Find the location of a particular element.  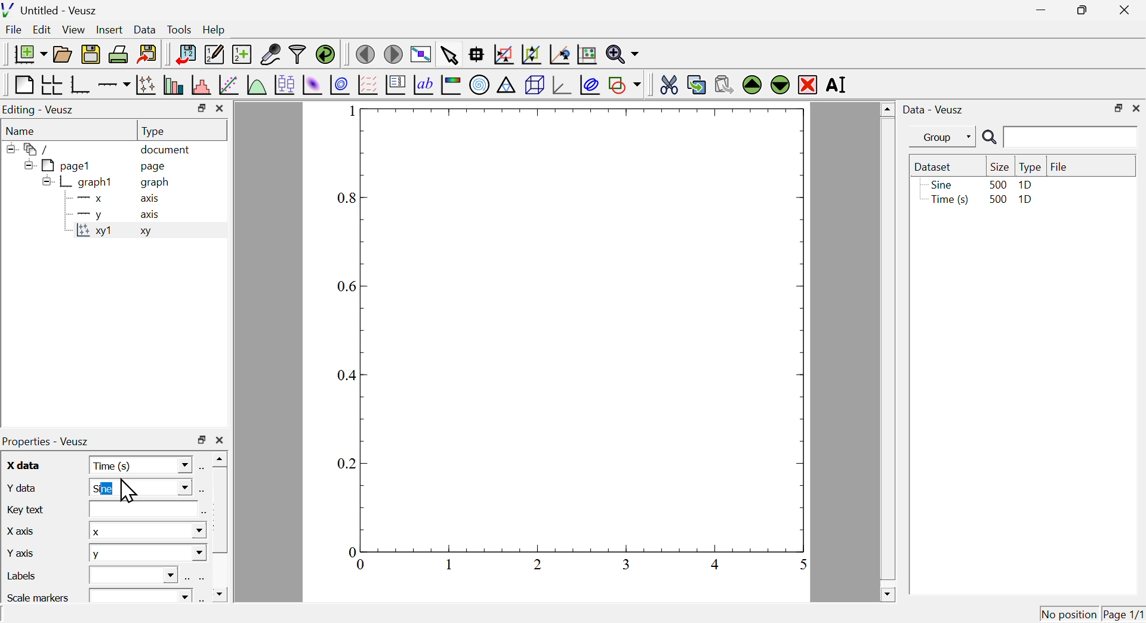

y data is located at coordinates (22, 488).